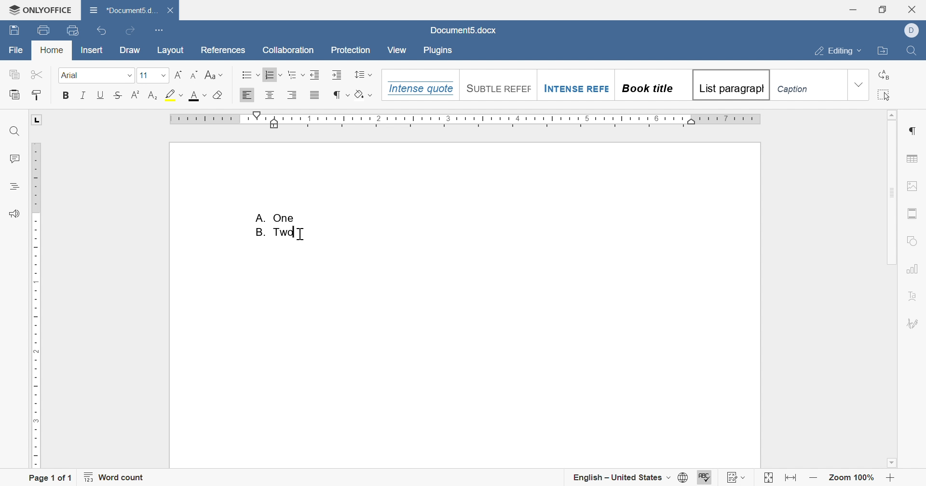 The height and width of the screenshot is (486, 926). Describe the element at coordinates (16, 30) in the screenshot. I see `save` at that location.